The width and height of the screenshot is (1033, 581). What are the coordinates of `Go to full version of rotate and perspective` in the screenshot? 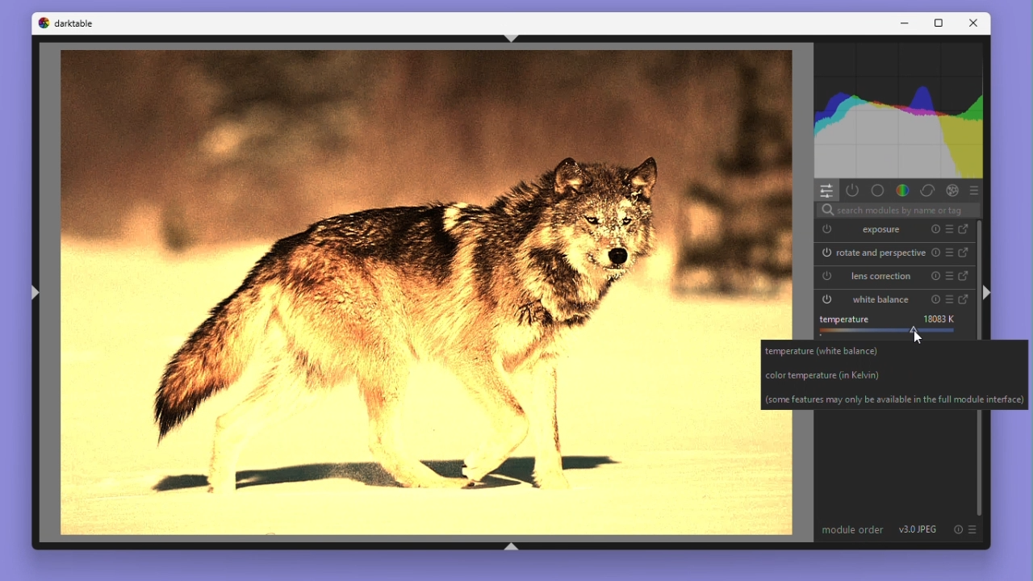 It's located at (966, 253).